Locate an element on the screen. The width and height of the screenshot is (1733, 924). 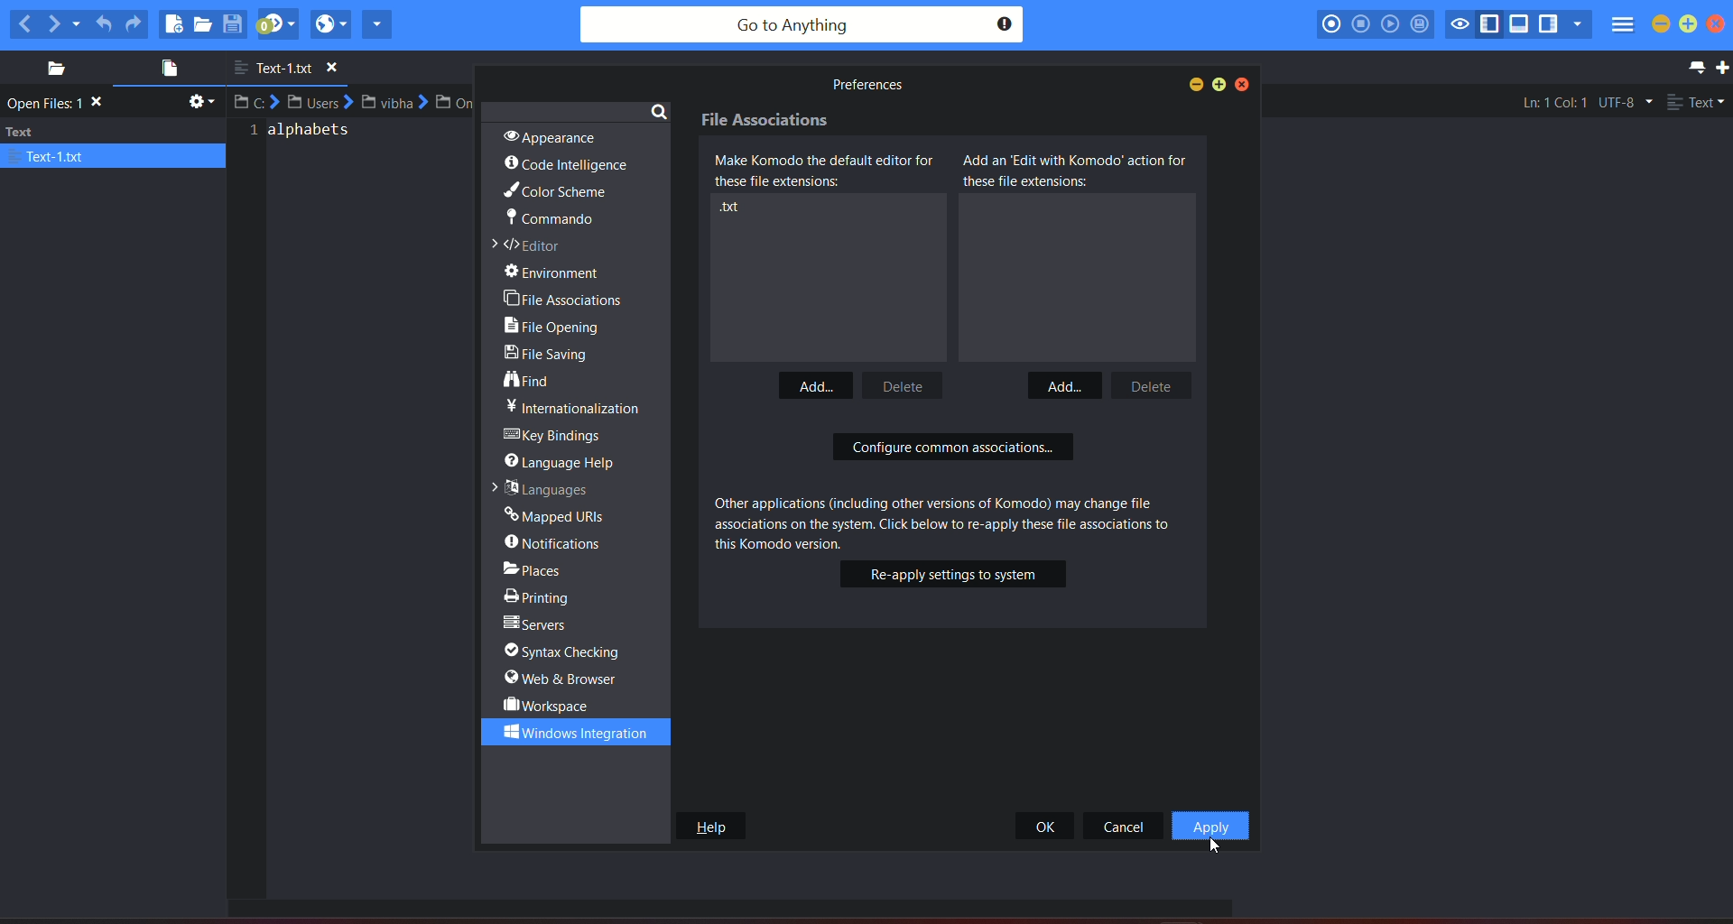
redo is located at coordinates (134, 23).